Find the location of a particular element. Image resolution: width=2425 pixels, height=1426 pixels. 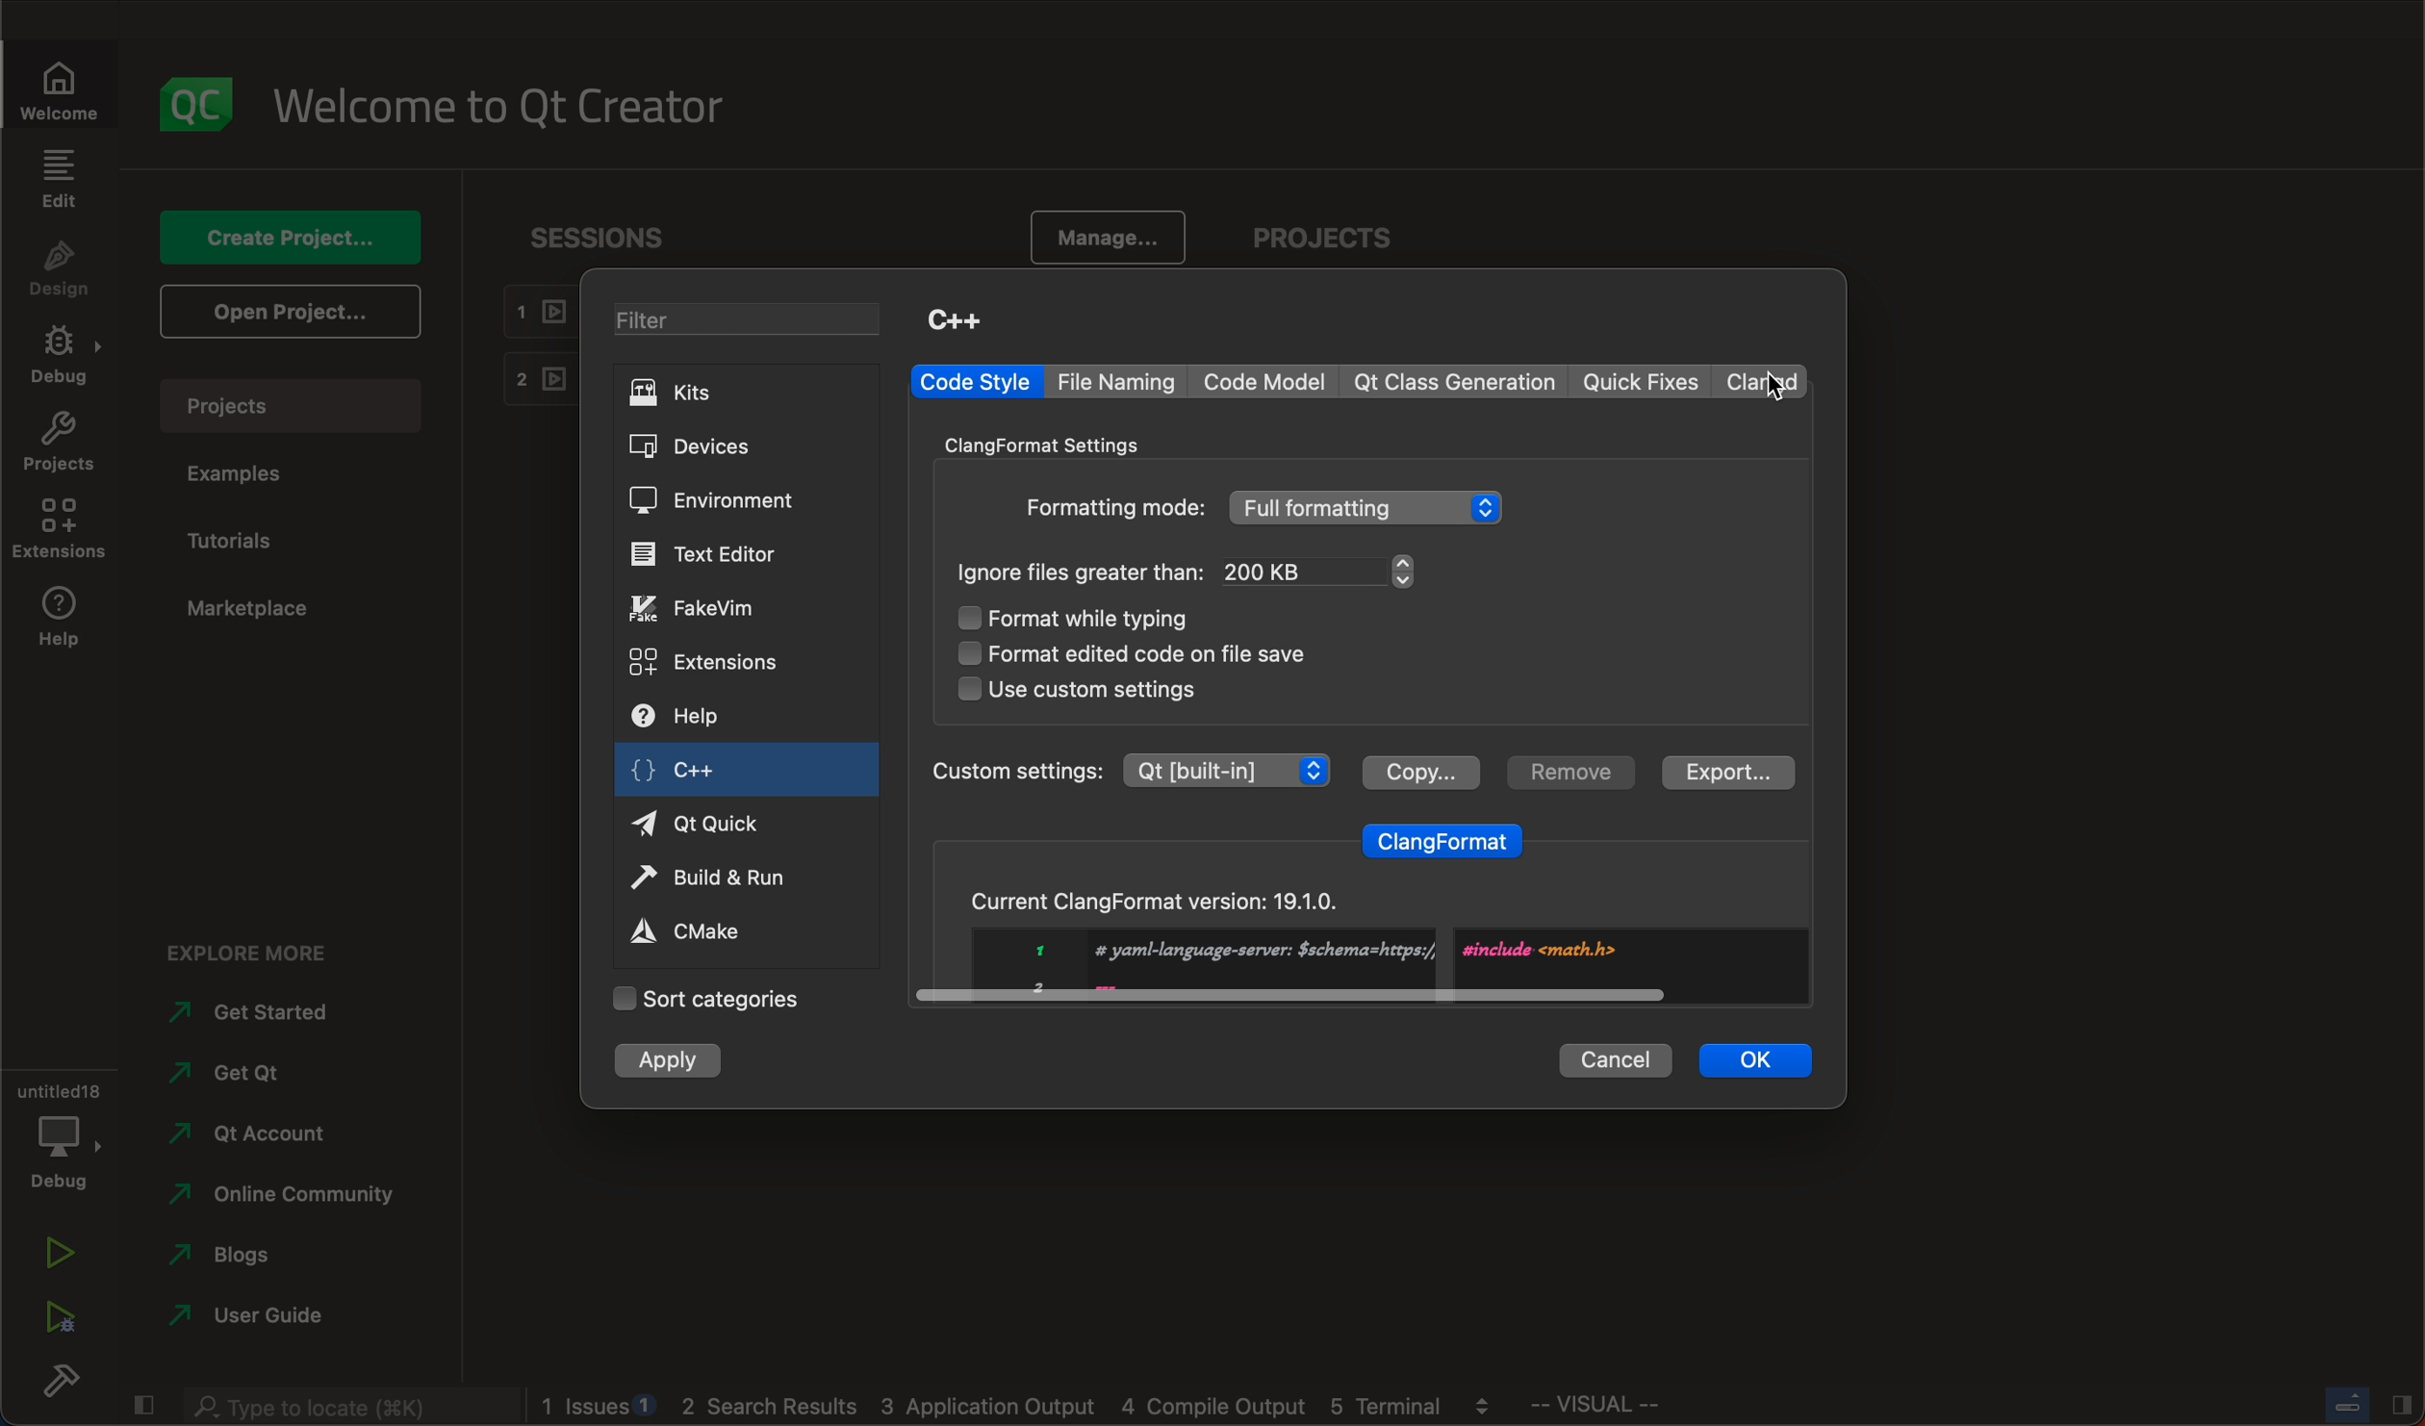

custom settings is located at coordinates (1098, 690).